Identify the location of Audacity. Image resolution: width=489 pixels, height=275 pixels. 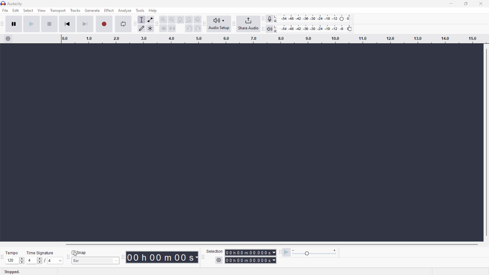
(15, 4).